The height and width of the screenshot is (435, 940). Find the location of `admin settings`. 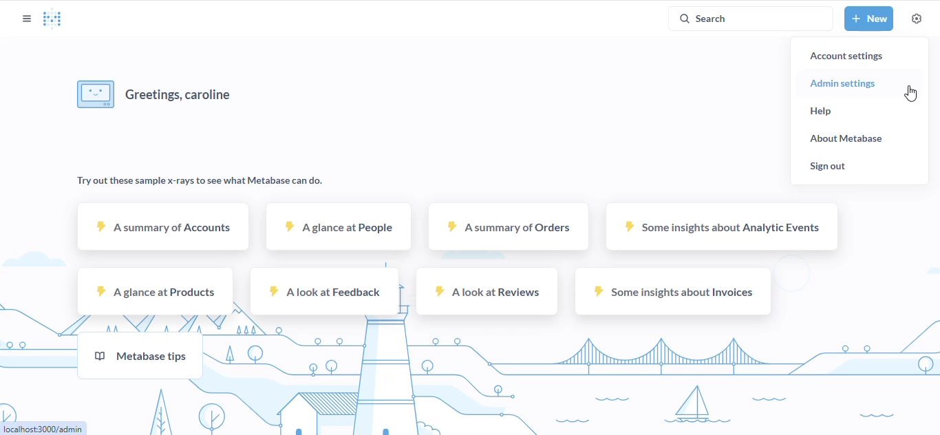

admin settings is located at coordinates (843, 84).